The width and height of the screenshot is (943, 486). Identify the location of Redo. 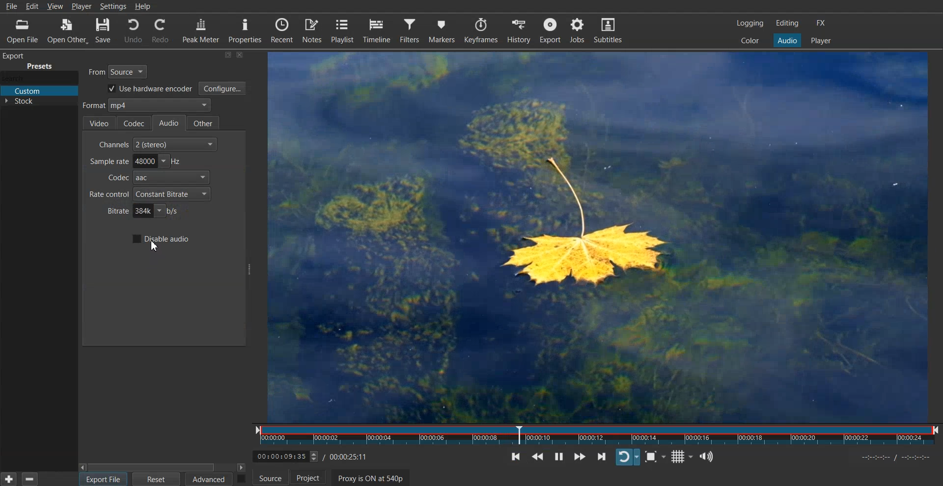
(160, 30).